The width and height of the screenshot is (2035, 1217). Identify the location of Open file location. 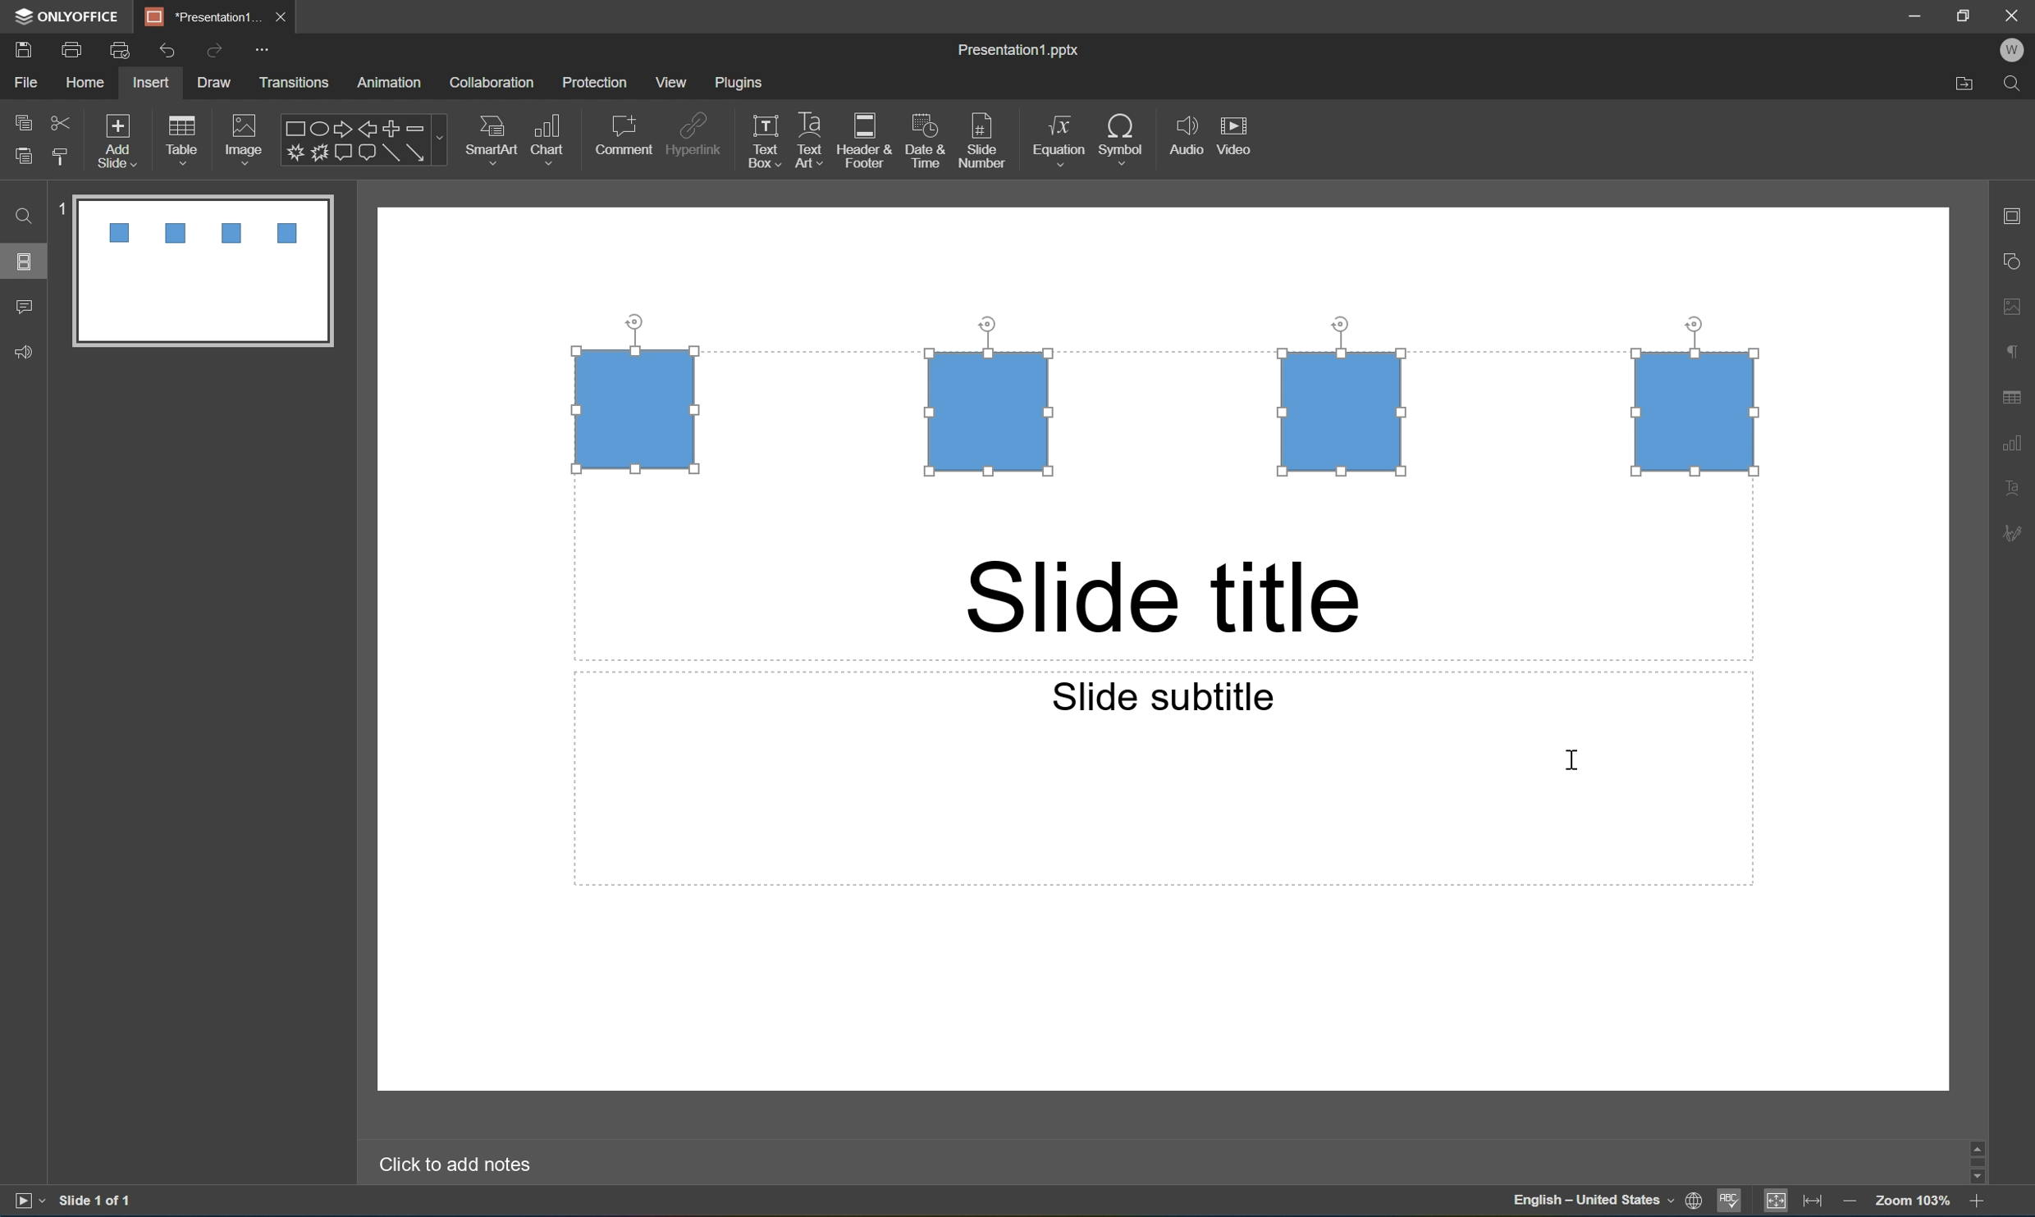
(1961, 86).